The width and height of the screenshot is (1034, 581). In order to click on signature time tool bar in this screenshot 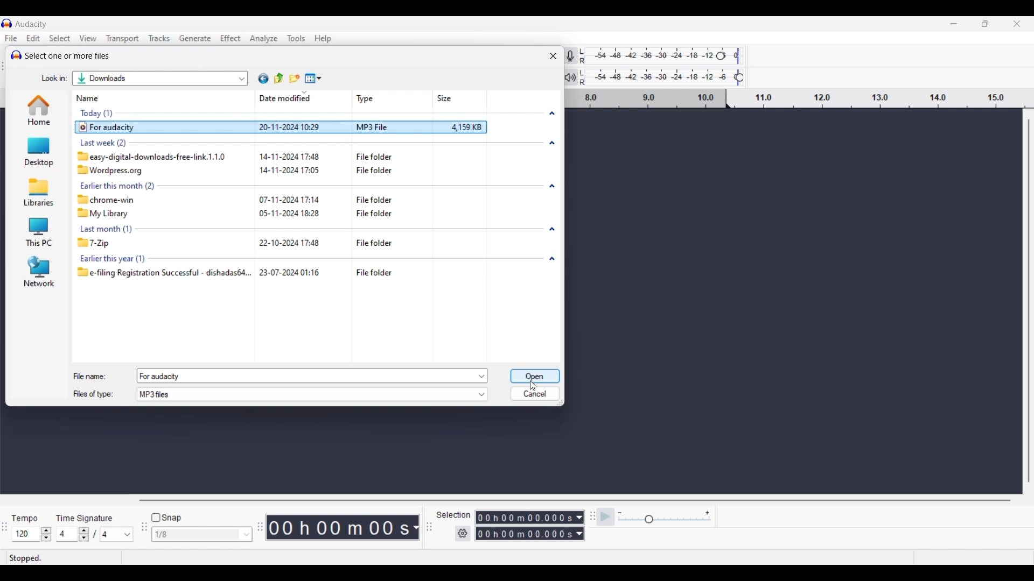, I will do `click(4, 528)`.